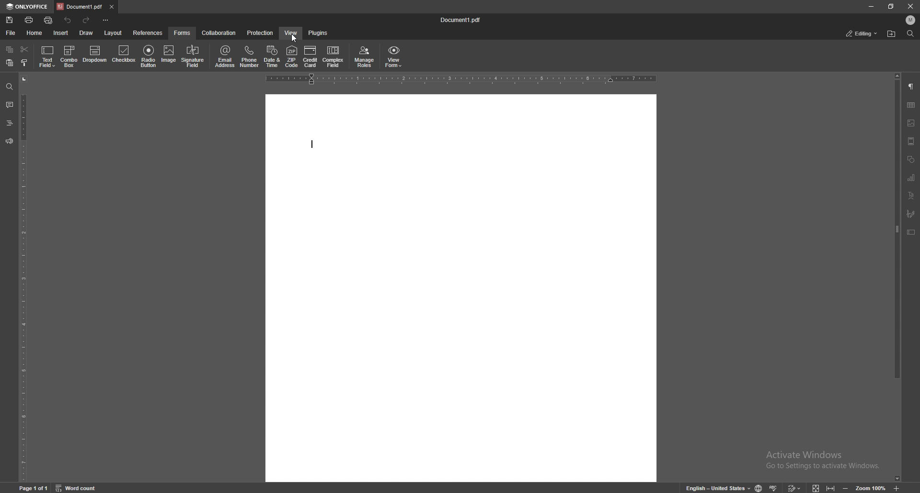 Image resolution: width=920 pixels, height=493 pixels. What do you see at coordinates (364, 56) in the screenshot?
I see `manage roles` at bounding box center [364, 56].